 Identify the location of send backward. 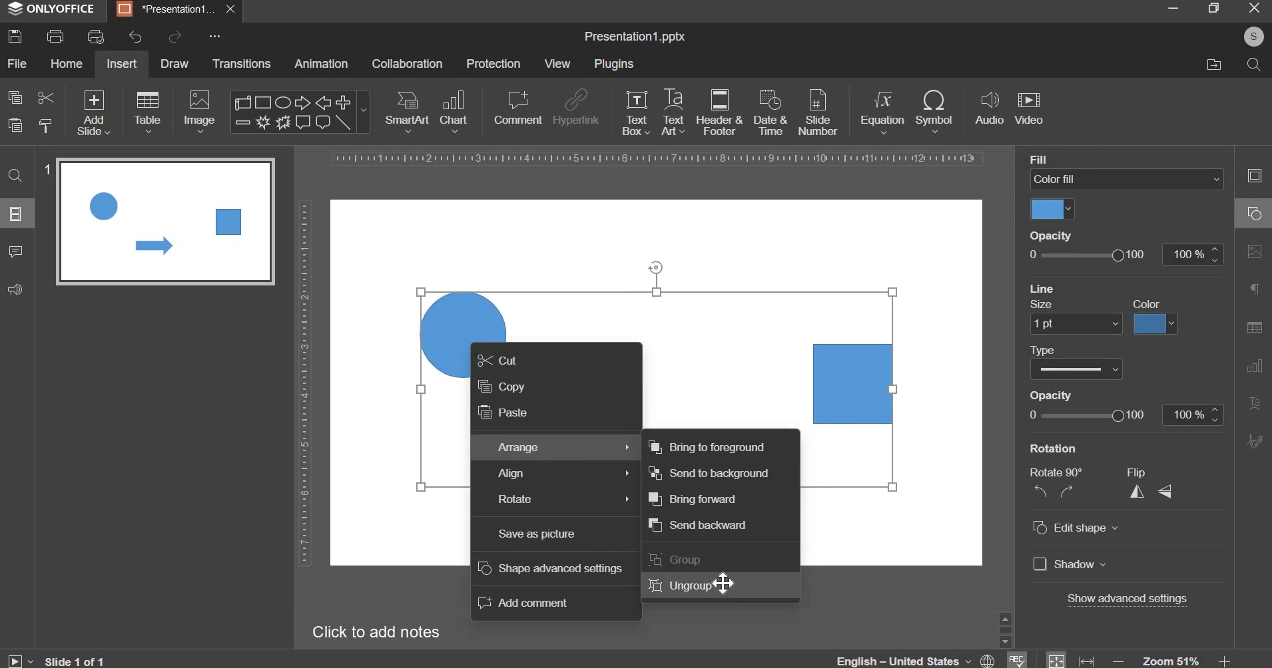
(697, 525).